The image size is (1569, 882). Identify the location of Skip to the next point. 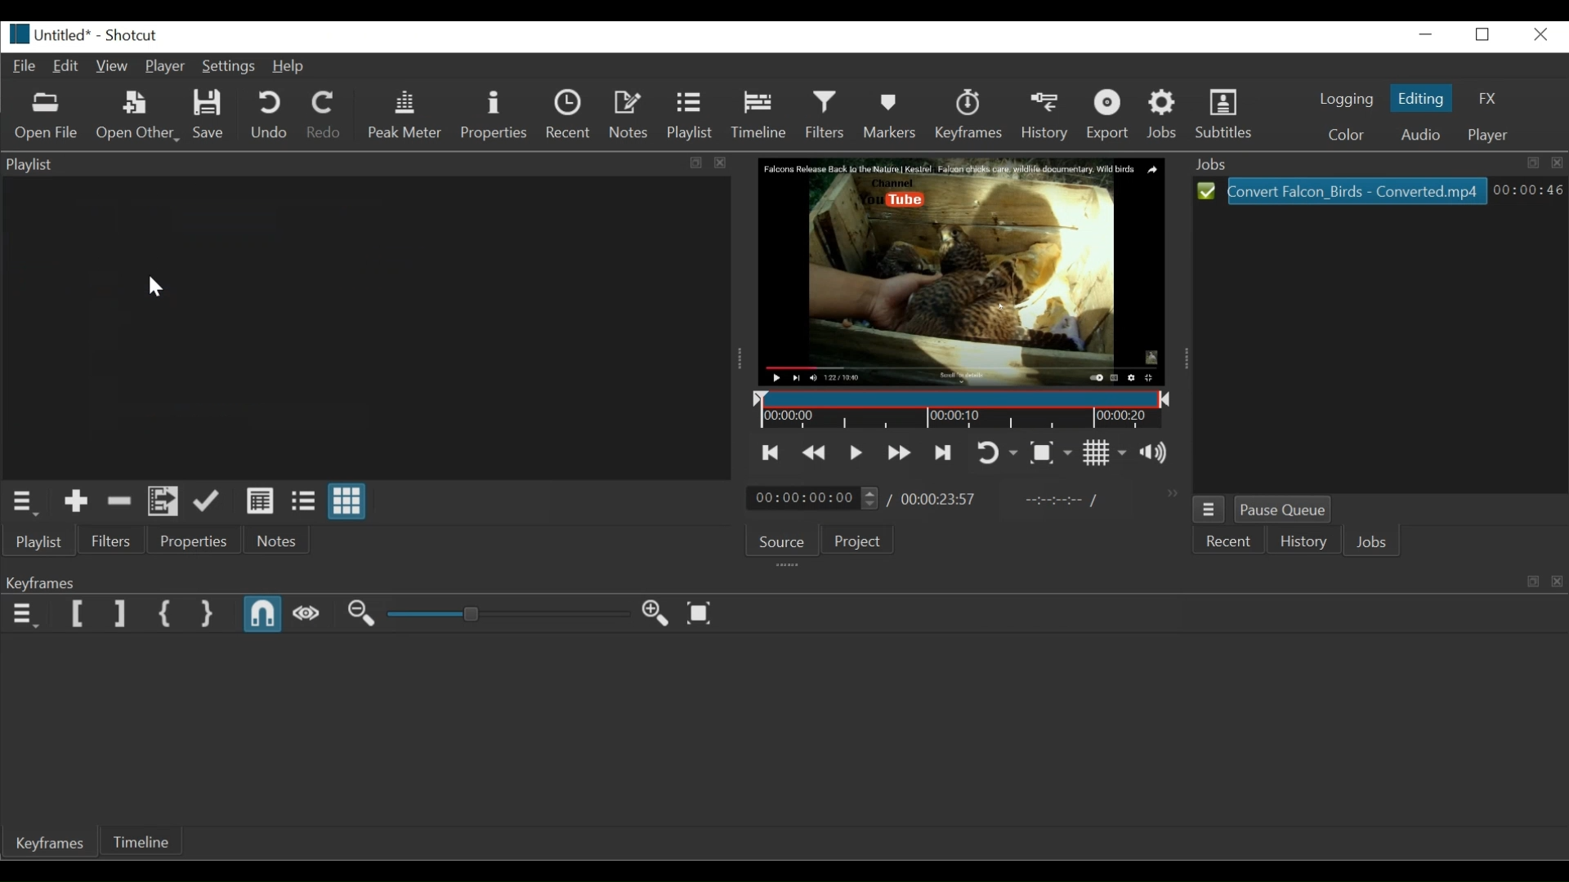
(943, 453).